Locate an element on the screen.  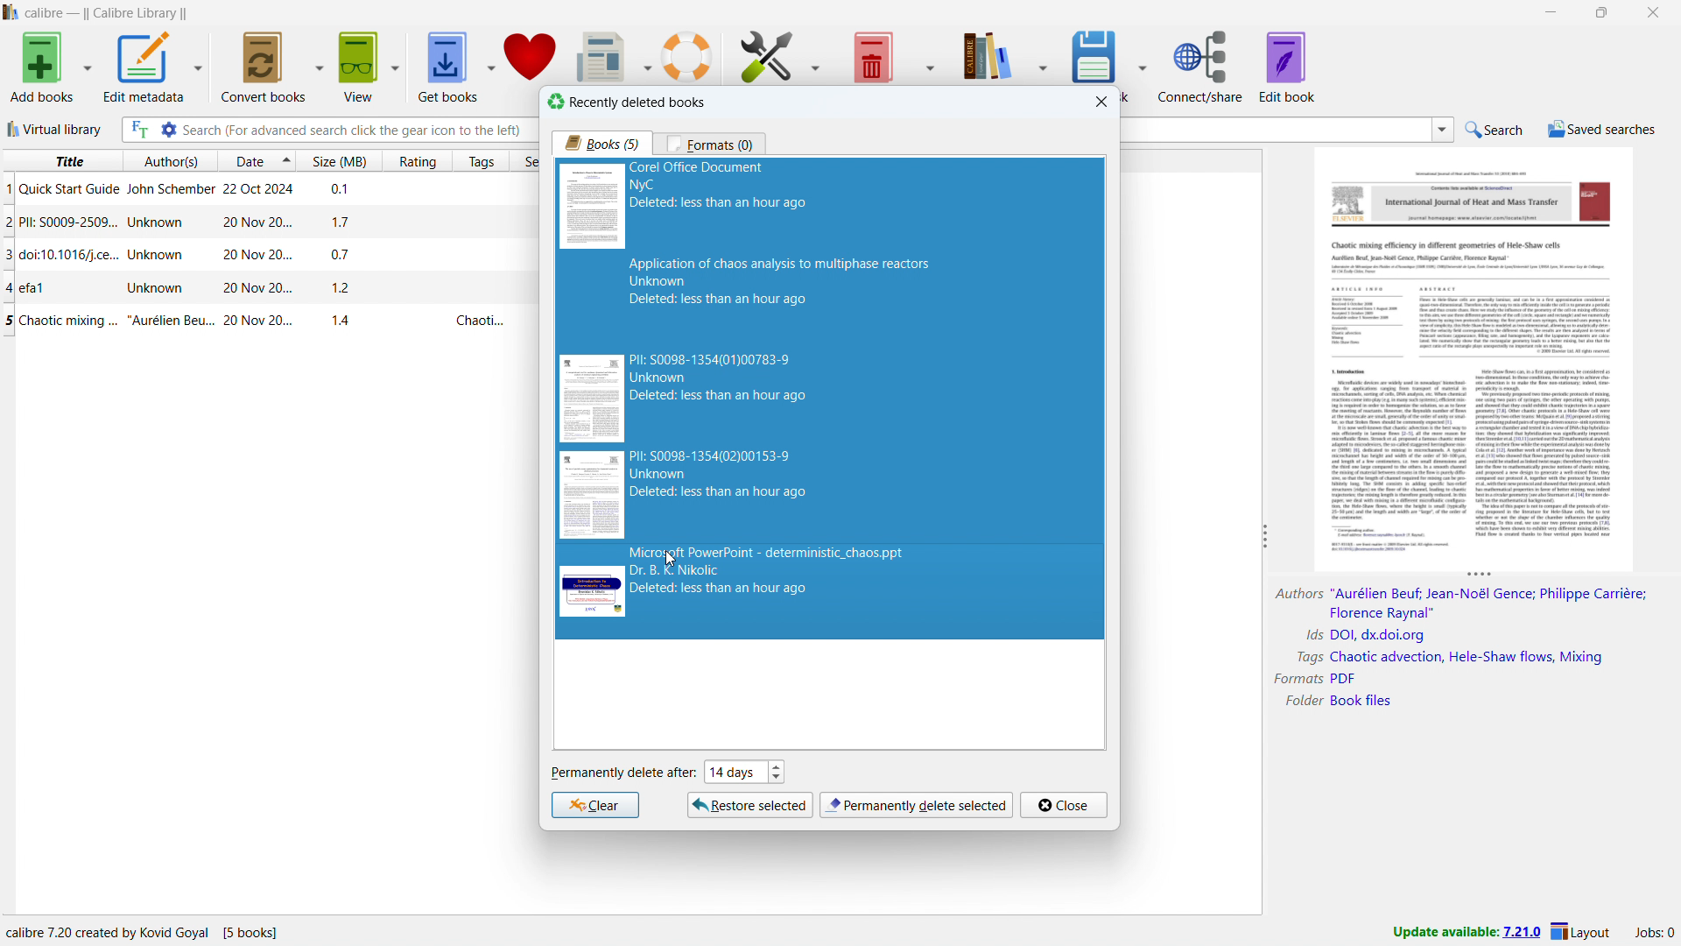
remove books is located at coordinates (871, 55).